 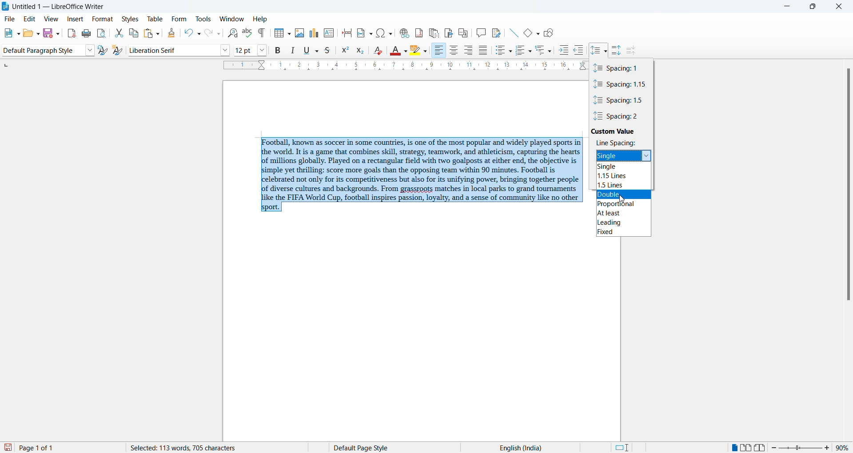 What do you see at coordinates (159, 33) in the screenshot?
I see `paste options` at bounding box center [159, 33].